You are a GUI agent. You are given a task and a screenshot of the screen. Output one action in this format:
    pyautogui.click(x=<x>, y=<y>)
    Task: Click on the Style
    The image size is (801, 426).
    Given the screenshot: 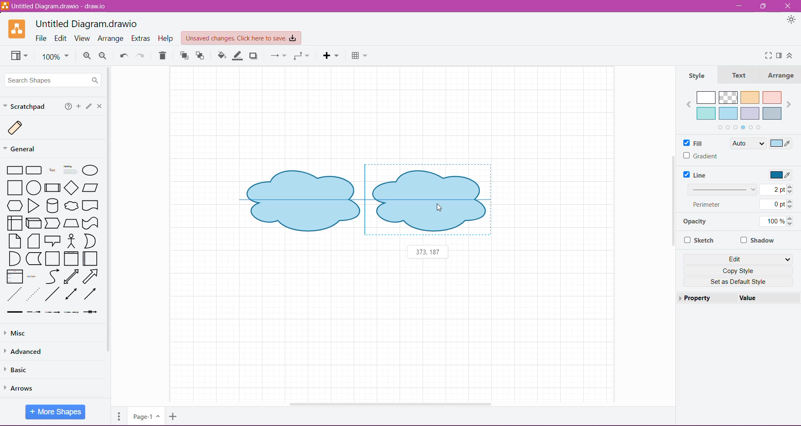 What is the action you would take?
    pyautogui.click(x=698, y=76)
    